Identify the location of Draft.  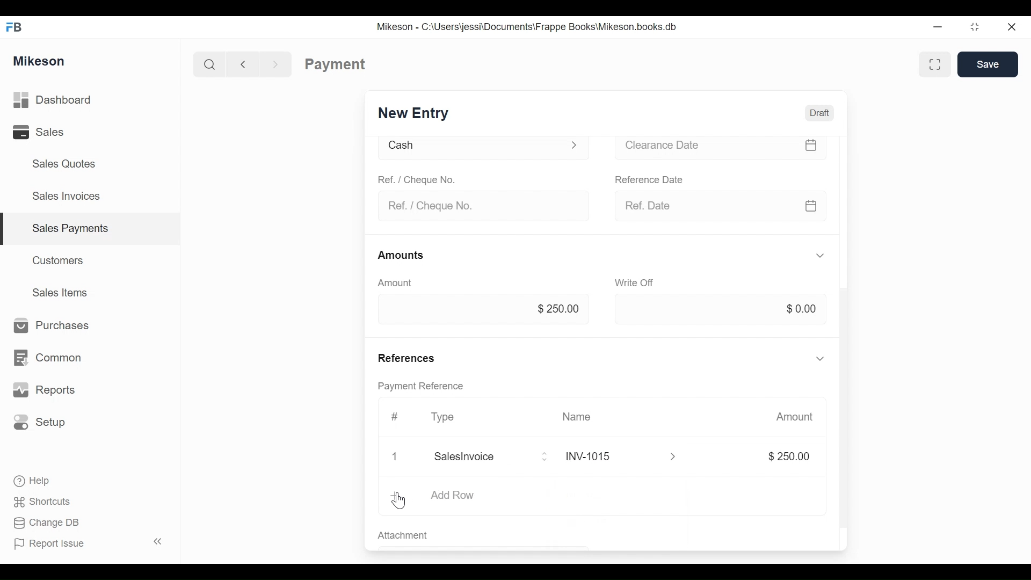
(821, 113).